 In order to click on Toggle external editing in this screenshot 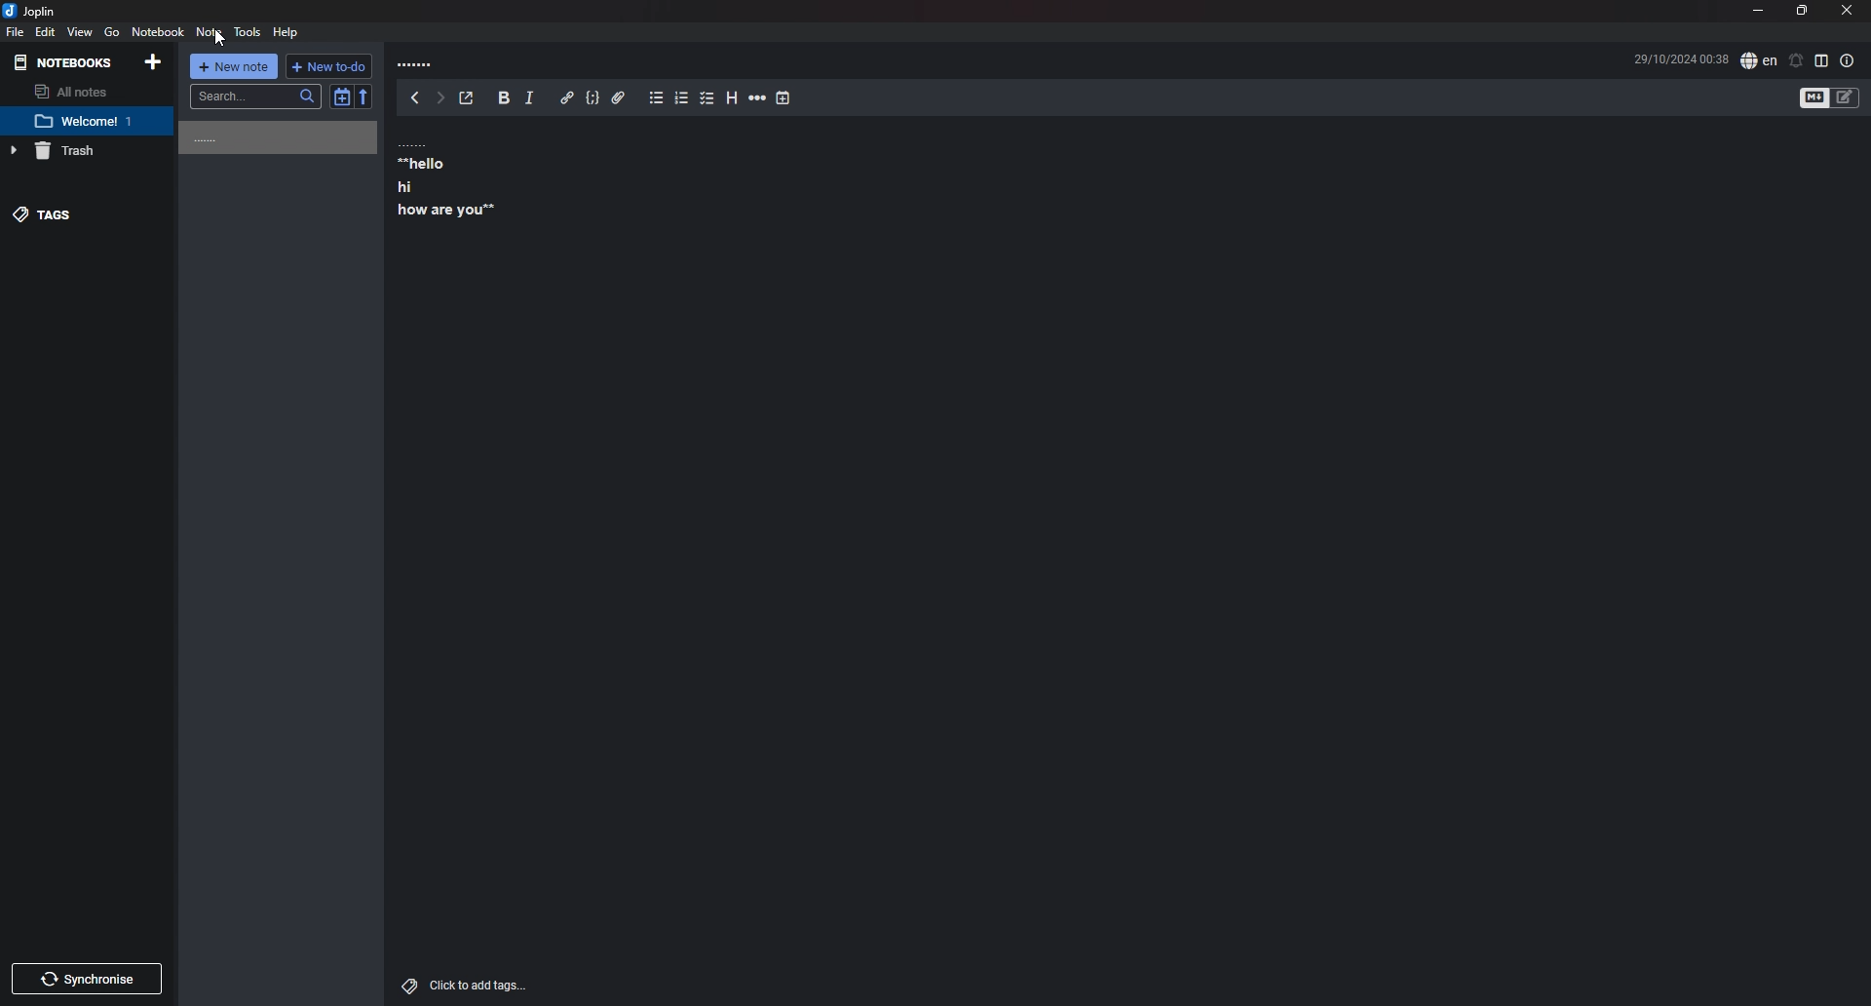, I will do `click(470, 97)`.